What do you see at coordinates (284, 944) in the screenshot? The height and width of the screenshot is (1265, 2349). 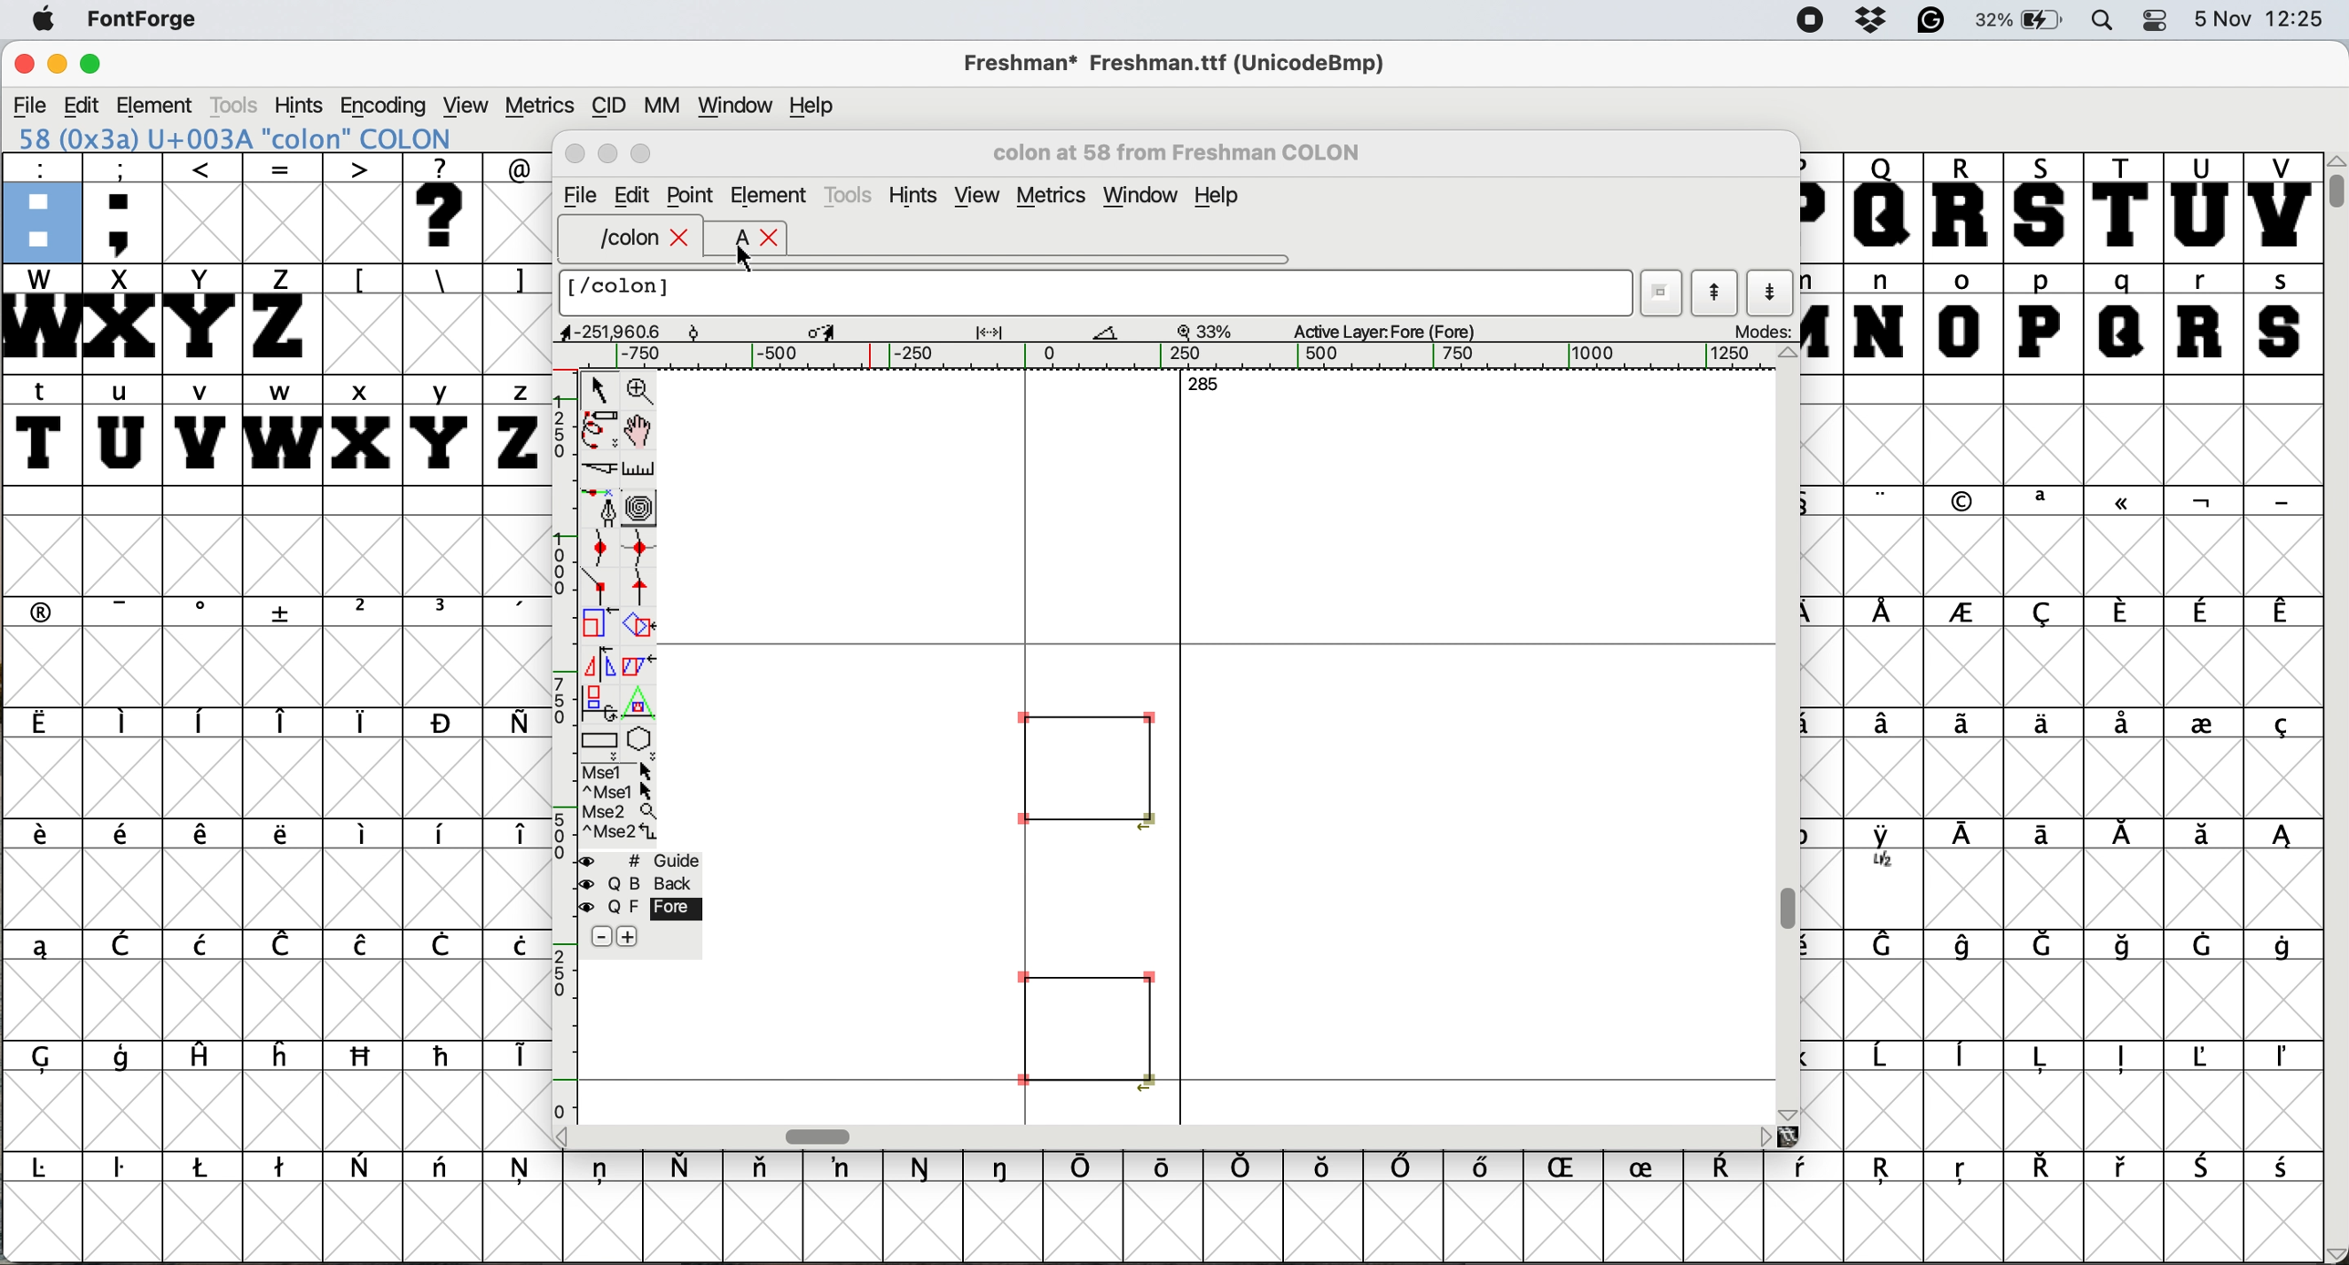 I see `symbol` at bounding box center [284, 944].